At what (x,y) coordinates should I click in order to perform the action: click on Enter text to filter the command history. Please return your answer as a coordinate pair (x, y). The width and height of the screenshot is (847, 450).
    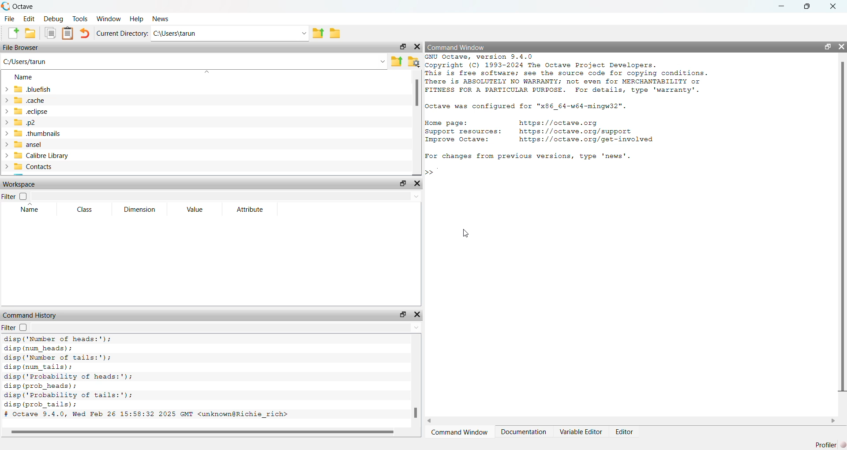
    Looking at the image, I should click on (227, 327).